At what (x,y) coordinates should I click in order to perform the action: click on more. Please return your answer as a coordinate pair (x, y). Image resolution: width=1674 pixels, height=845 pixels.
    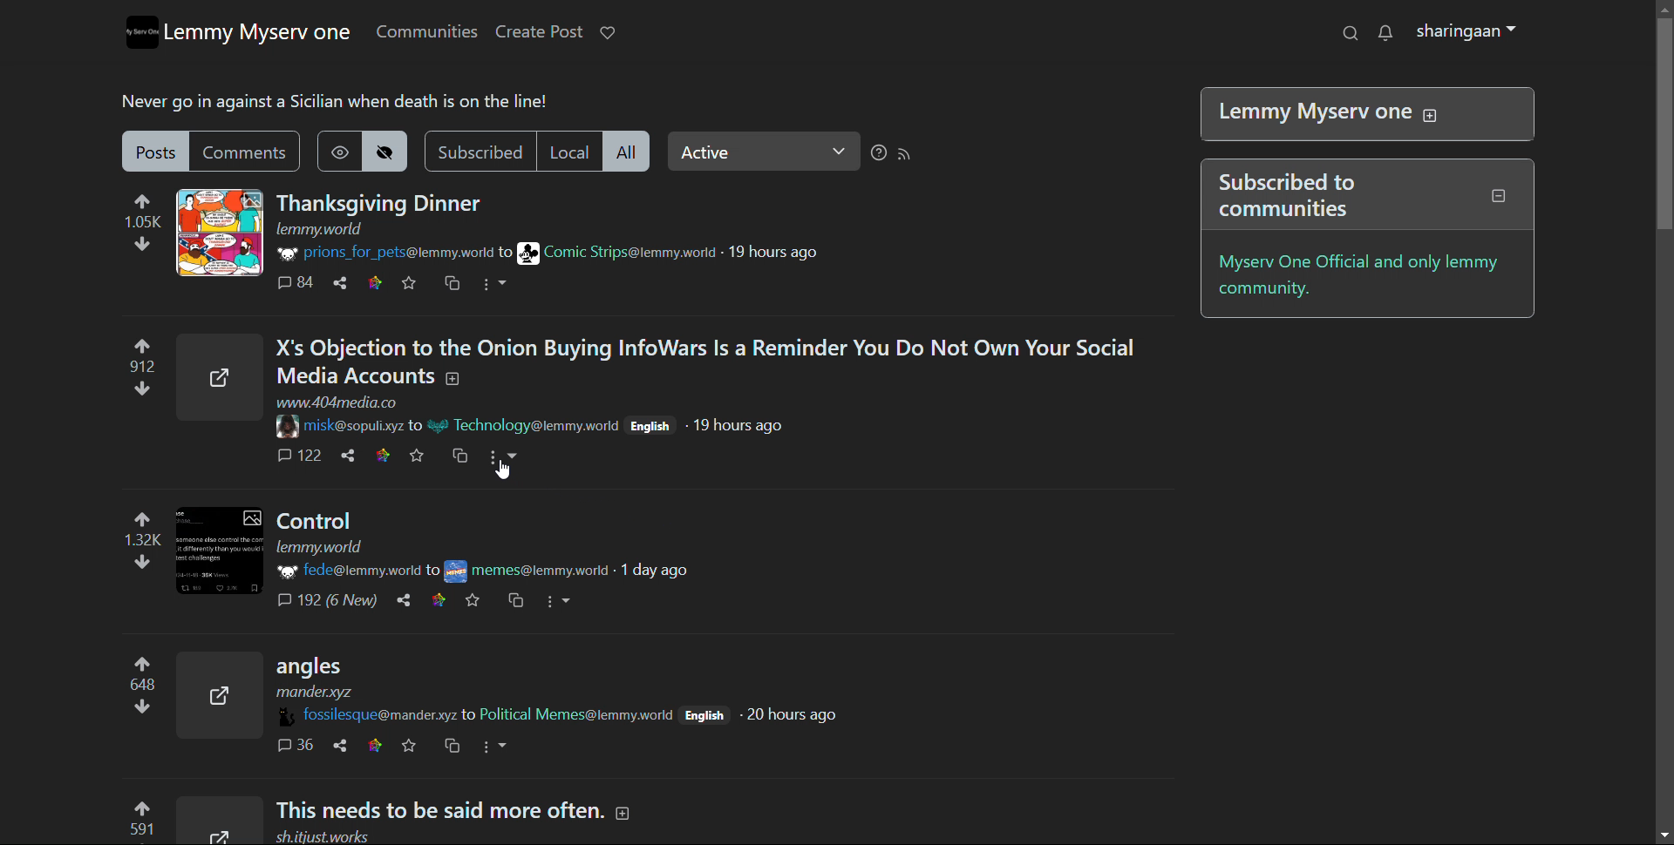
    Looking at the image, I should click on (495, 744).